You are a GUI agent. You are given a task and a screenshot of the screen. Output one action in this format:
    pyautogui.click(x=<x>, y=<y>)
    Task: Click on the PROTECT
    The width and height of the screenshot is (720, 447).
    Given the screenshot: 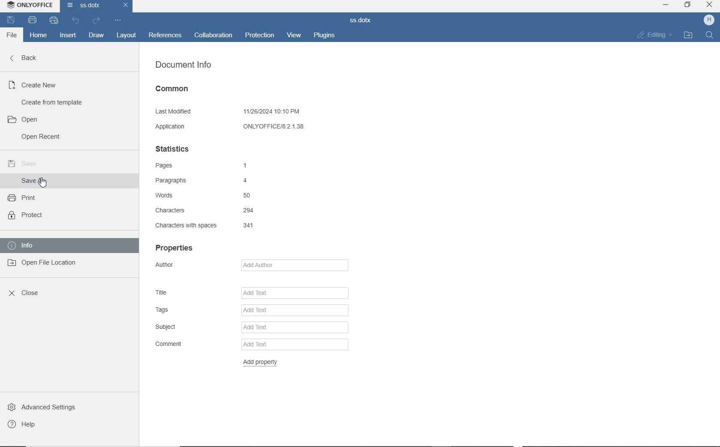 What is the action you would take?
    pyautogui.click(x=27, y=215)
    